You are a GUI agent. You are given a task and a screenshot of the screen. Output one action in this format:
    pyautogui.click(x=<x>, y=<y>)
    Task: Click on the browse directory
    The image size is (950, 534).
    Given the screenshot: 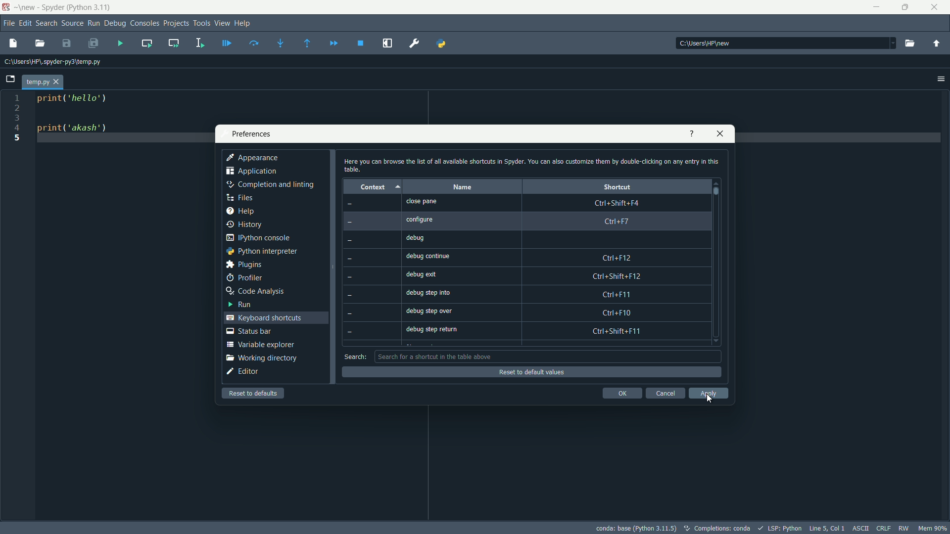 What is the action you would take?
    pyautogui.click(x=911, y=44)
    